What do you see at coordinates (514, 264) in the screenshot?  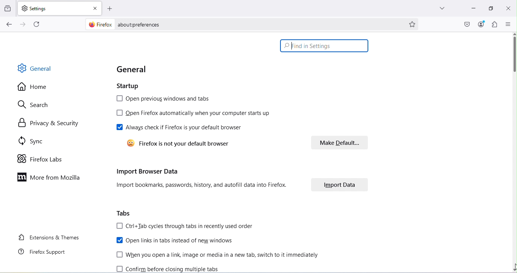 I see `cursor` at bounding box center [514, 264].